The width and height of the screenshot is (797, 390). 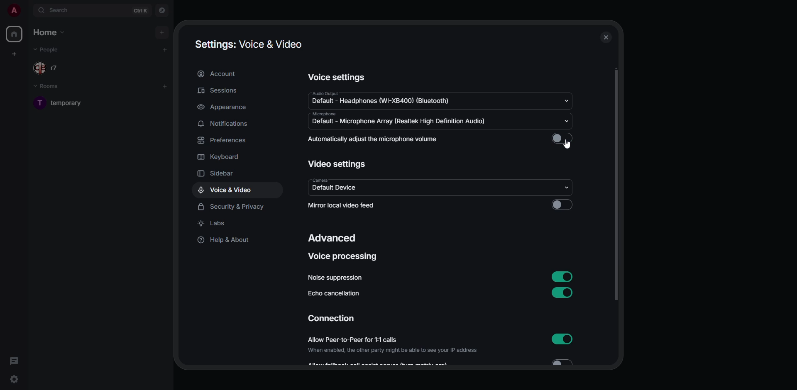 I want to click on click to enable, so click(x=562, y=205).